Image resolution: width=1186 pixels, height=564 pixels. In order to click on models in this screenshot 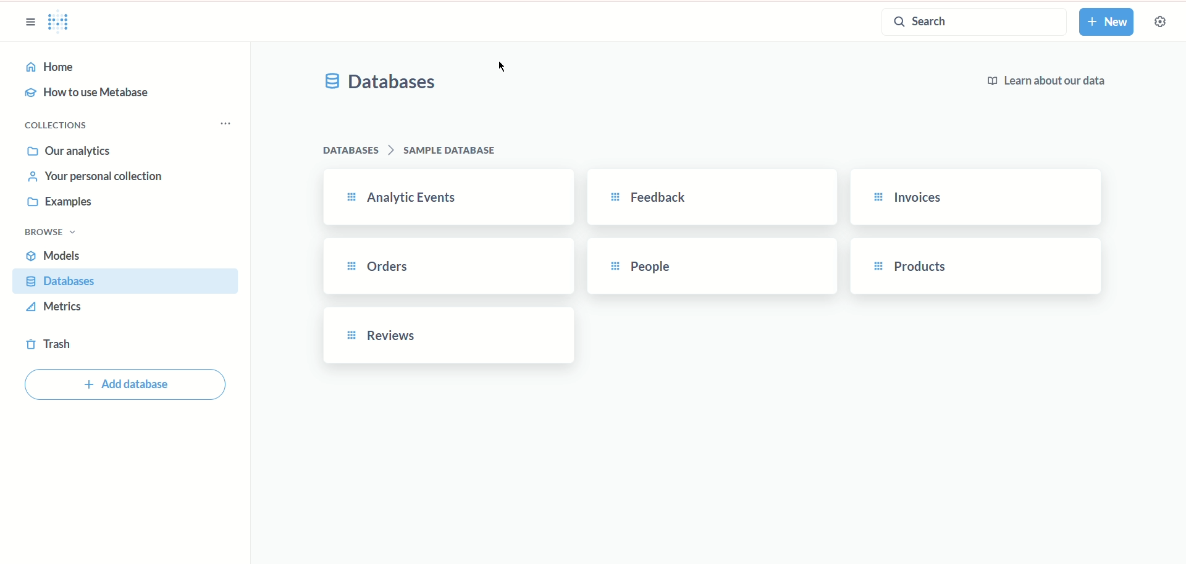, I will do `click(56, 255)`.